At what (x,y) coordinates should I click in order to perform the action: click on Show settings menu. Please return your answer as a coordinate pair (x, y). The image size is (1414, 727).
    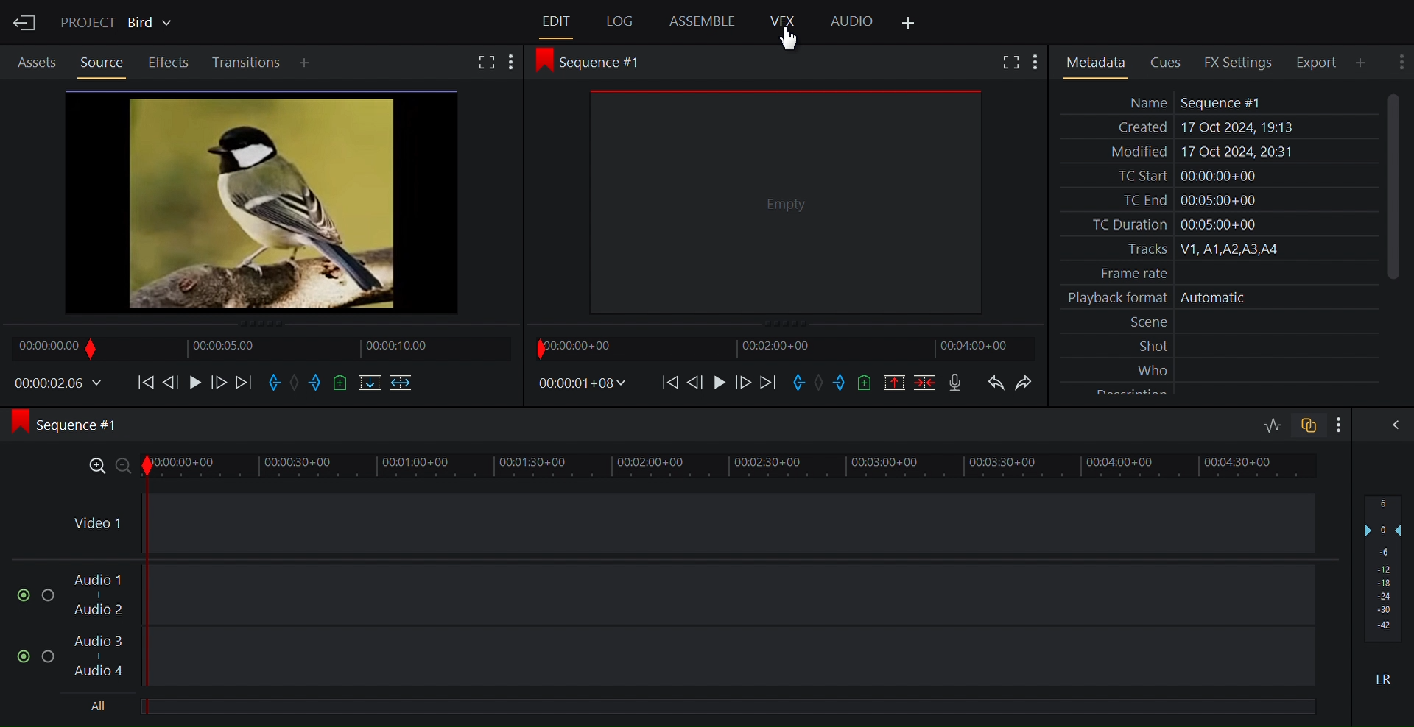
    Looking at the image, I should click on (1403, 59).